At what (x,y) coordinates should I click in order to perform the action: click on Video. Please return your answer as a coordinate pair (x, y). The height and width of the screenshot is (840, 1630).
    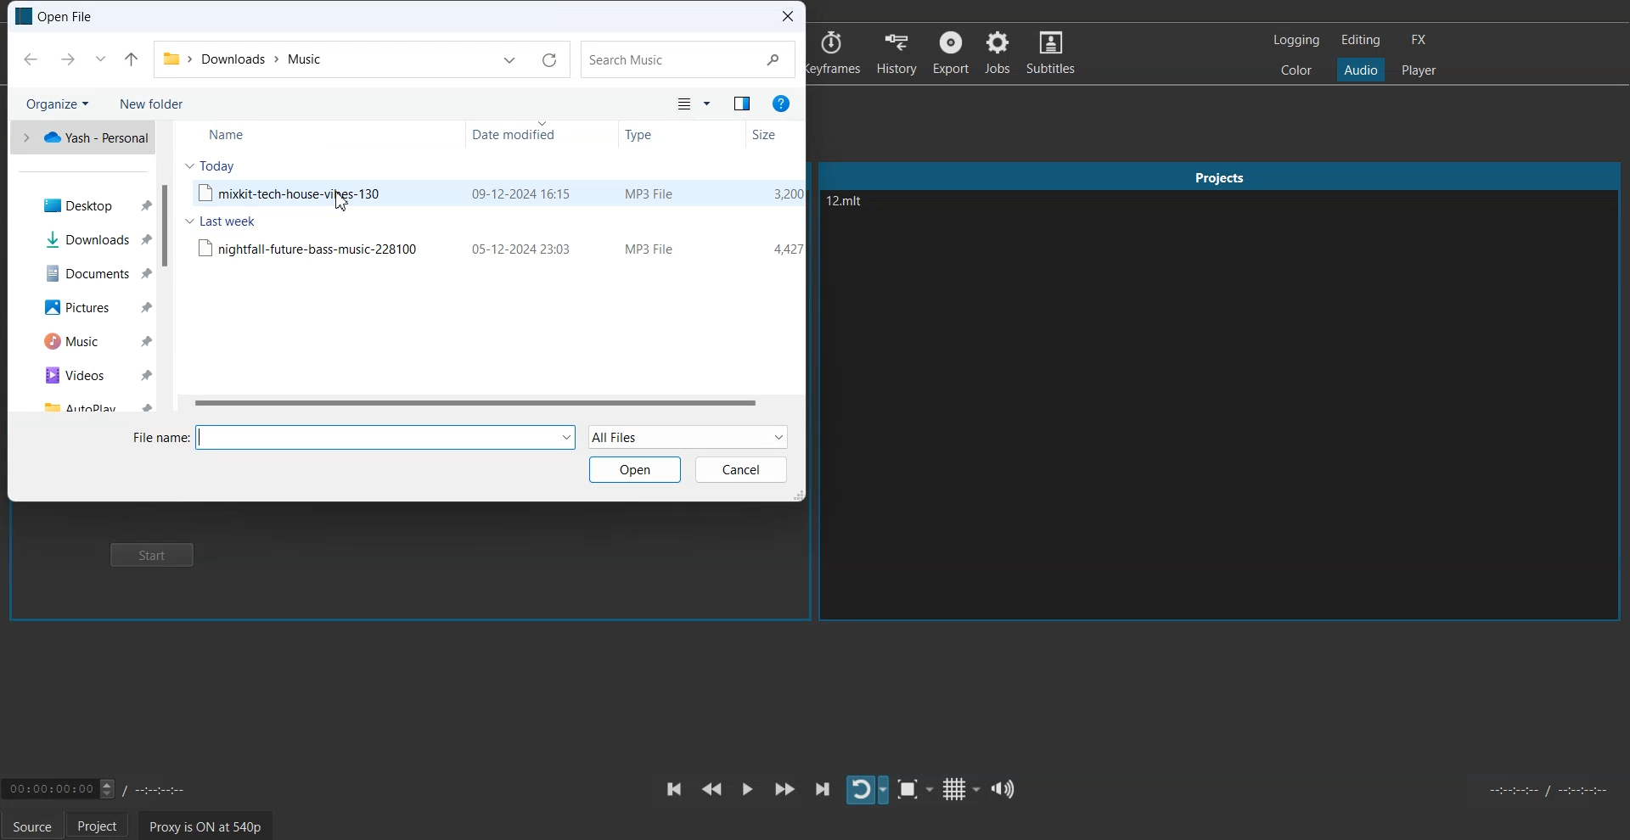
    Looking at the image, I should click on (81, 376).